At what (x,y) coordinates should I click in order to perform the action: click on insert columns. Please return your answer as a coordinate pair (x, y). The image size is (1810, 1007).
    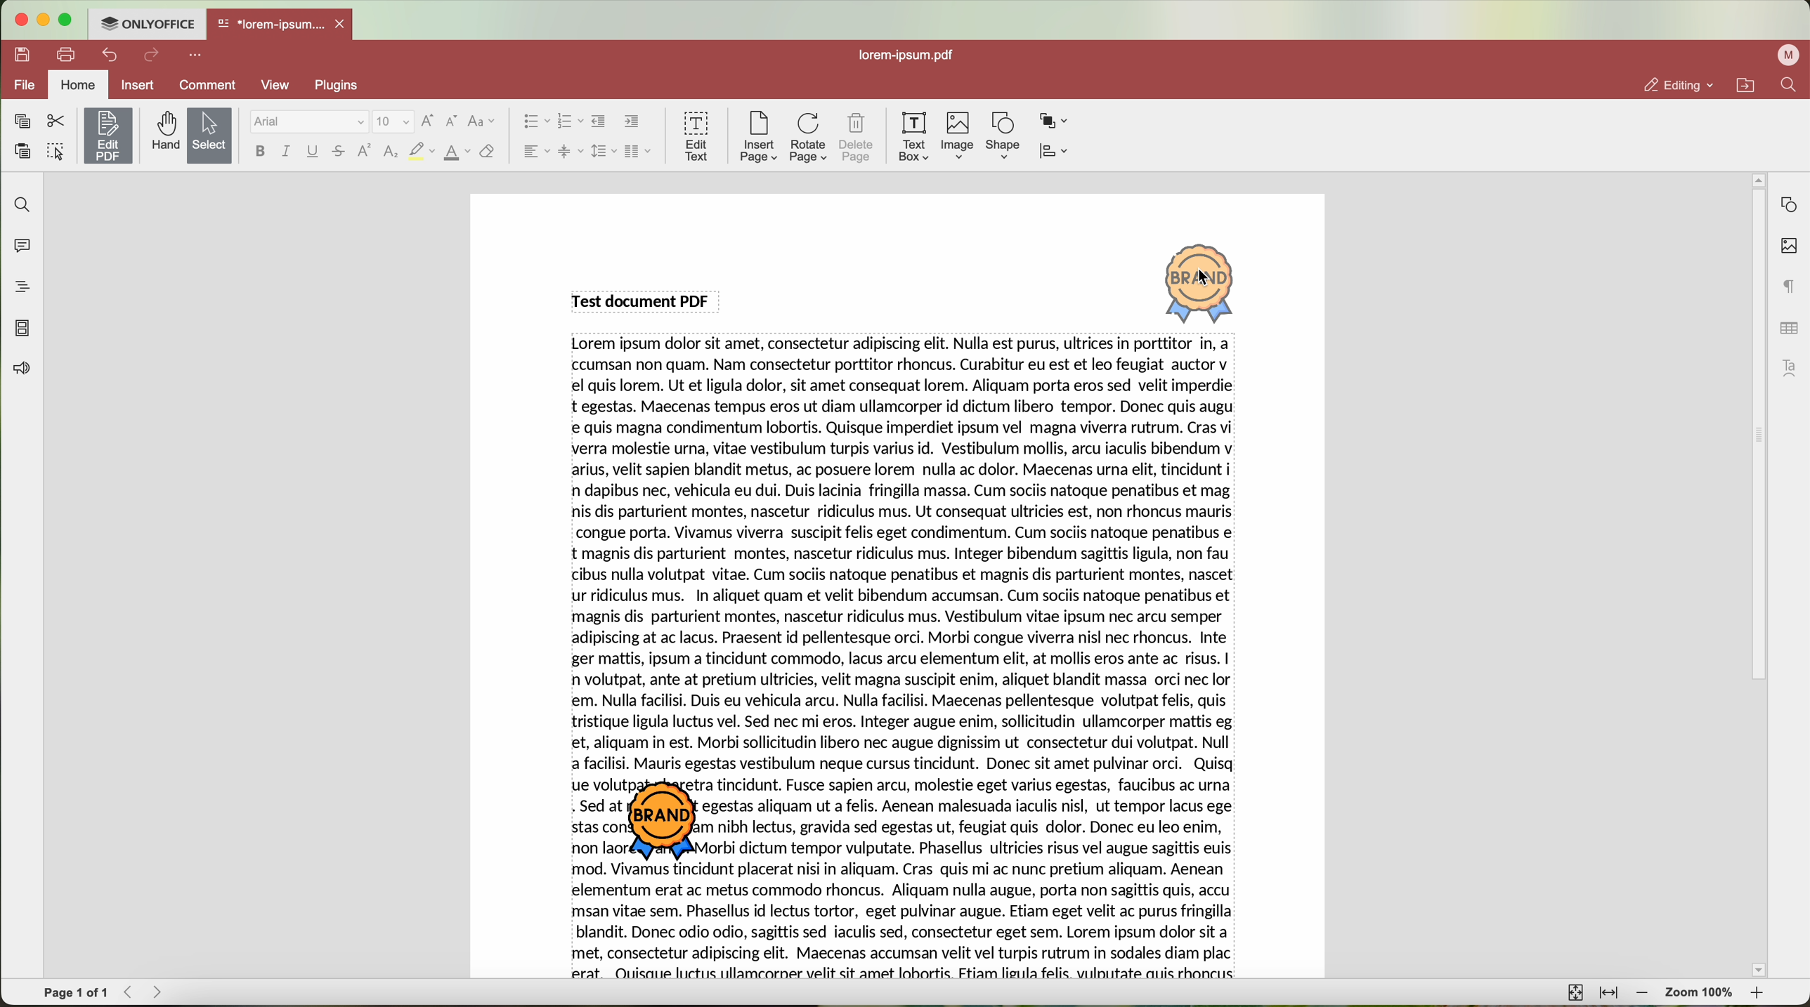
    Looking at the image, I should click on (639, 153).